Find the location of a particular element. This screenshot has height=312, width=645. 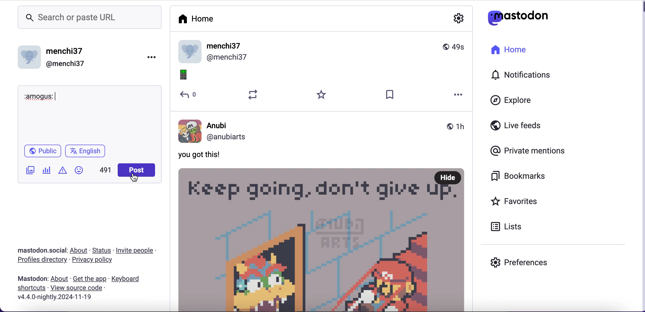

profiles directory is located at coordinates (41, 261).